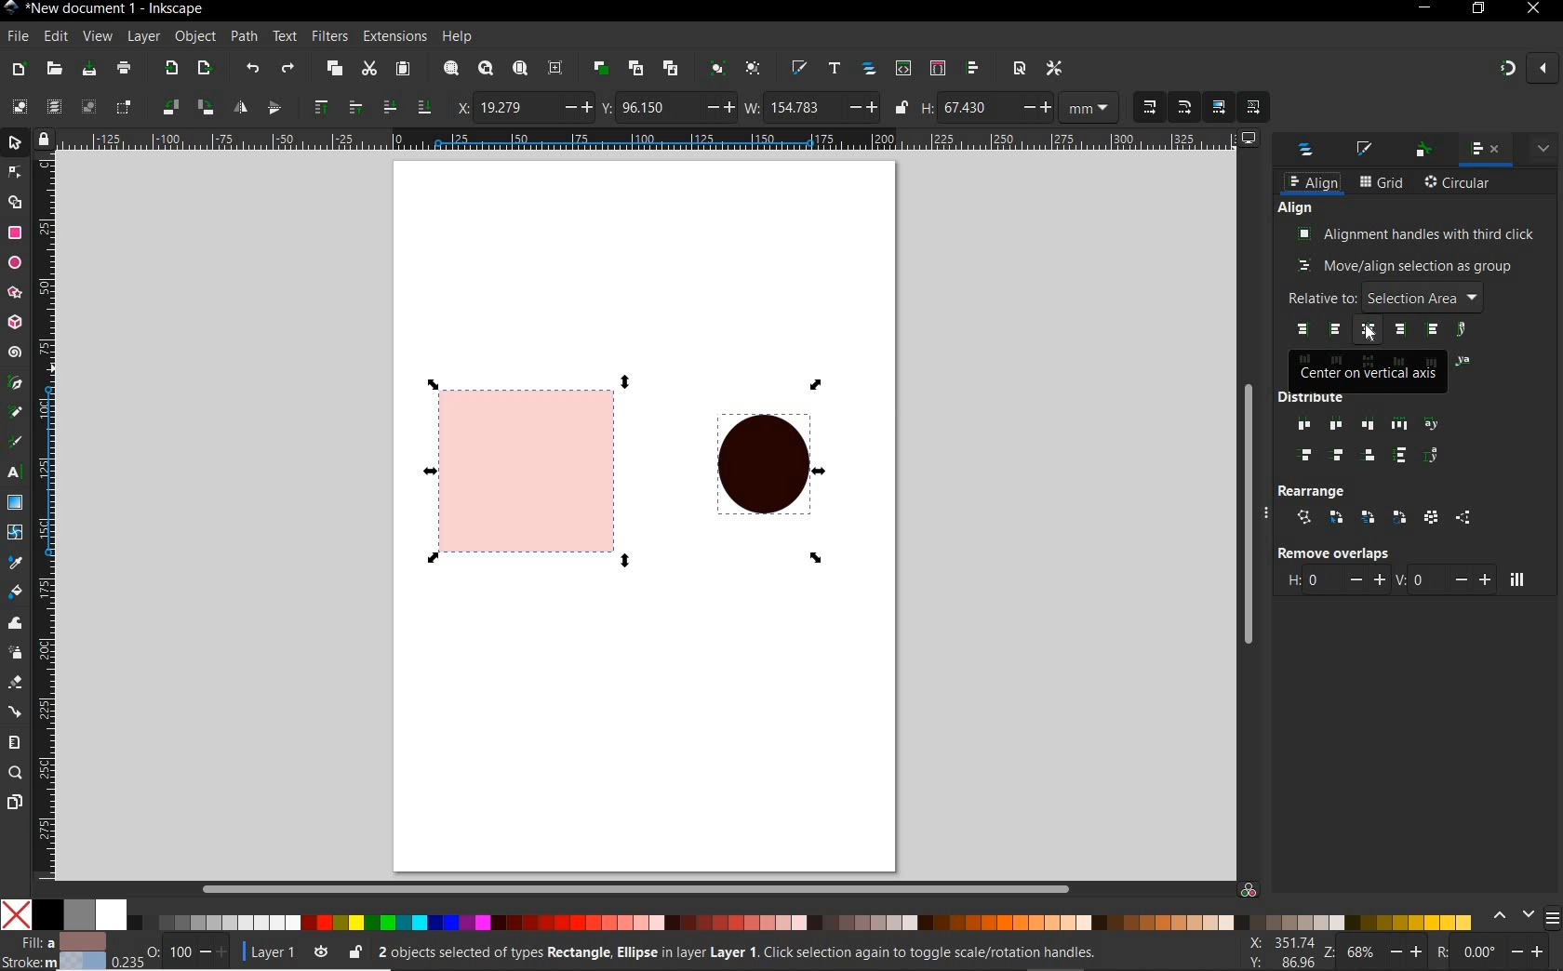  Describe the element at coordinates (1432, 456) in the screenshot. I see `DISTRIBUTE TEXT OBJECTS` at that location.